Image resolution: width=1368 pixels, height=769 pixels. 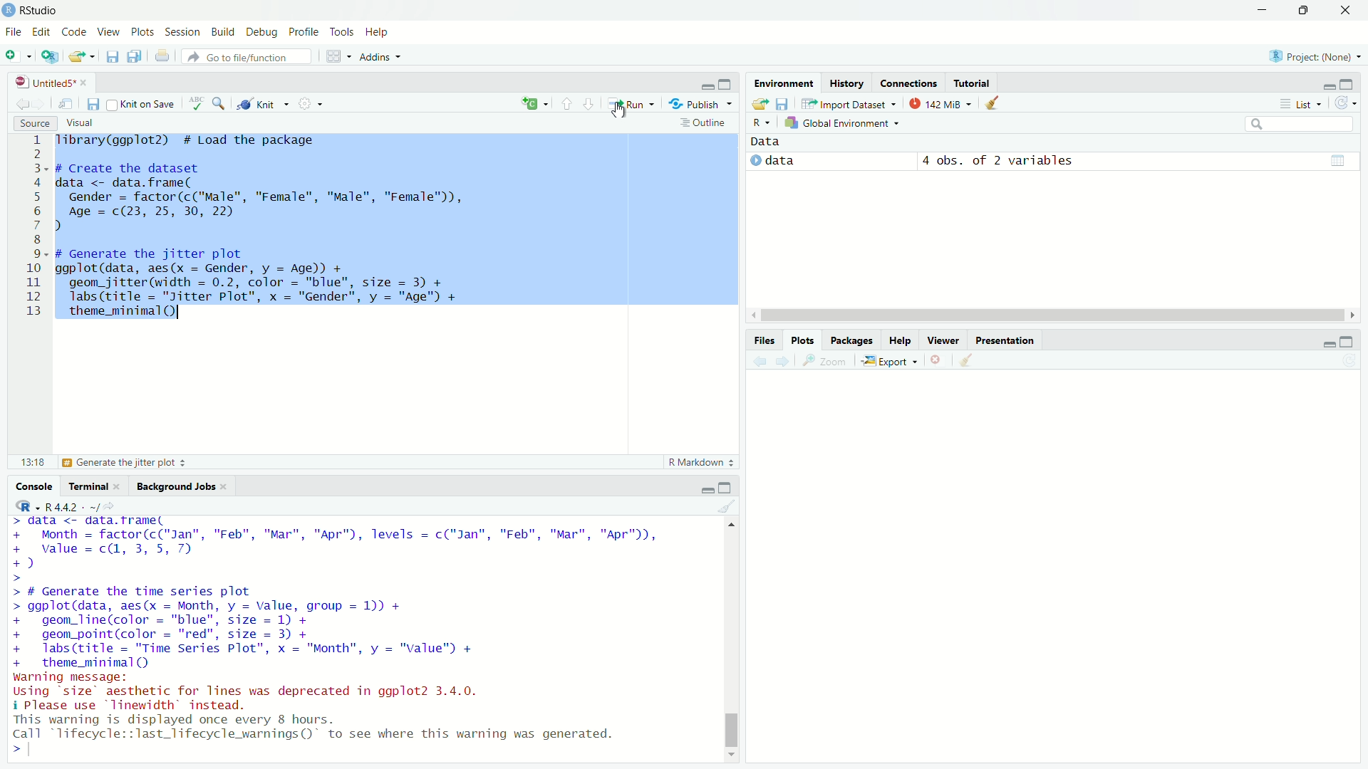 What do you see at coordinates (1062, 578) in the screenshot?
I see `empty plot area` at bounding box center [1062, 578].